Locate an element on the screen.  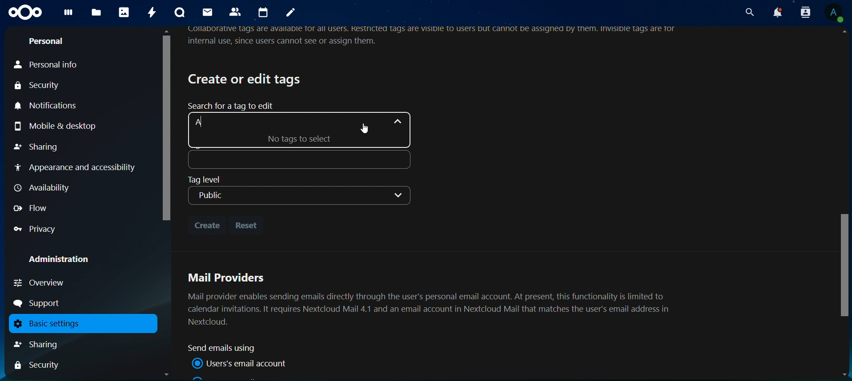
Scrollbar is located at coordinates (165, 203).